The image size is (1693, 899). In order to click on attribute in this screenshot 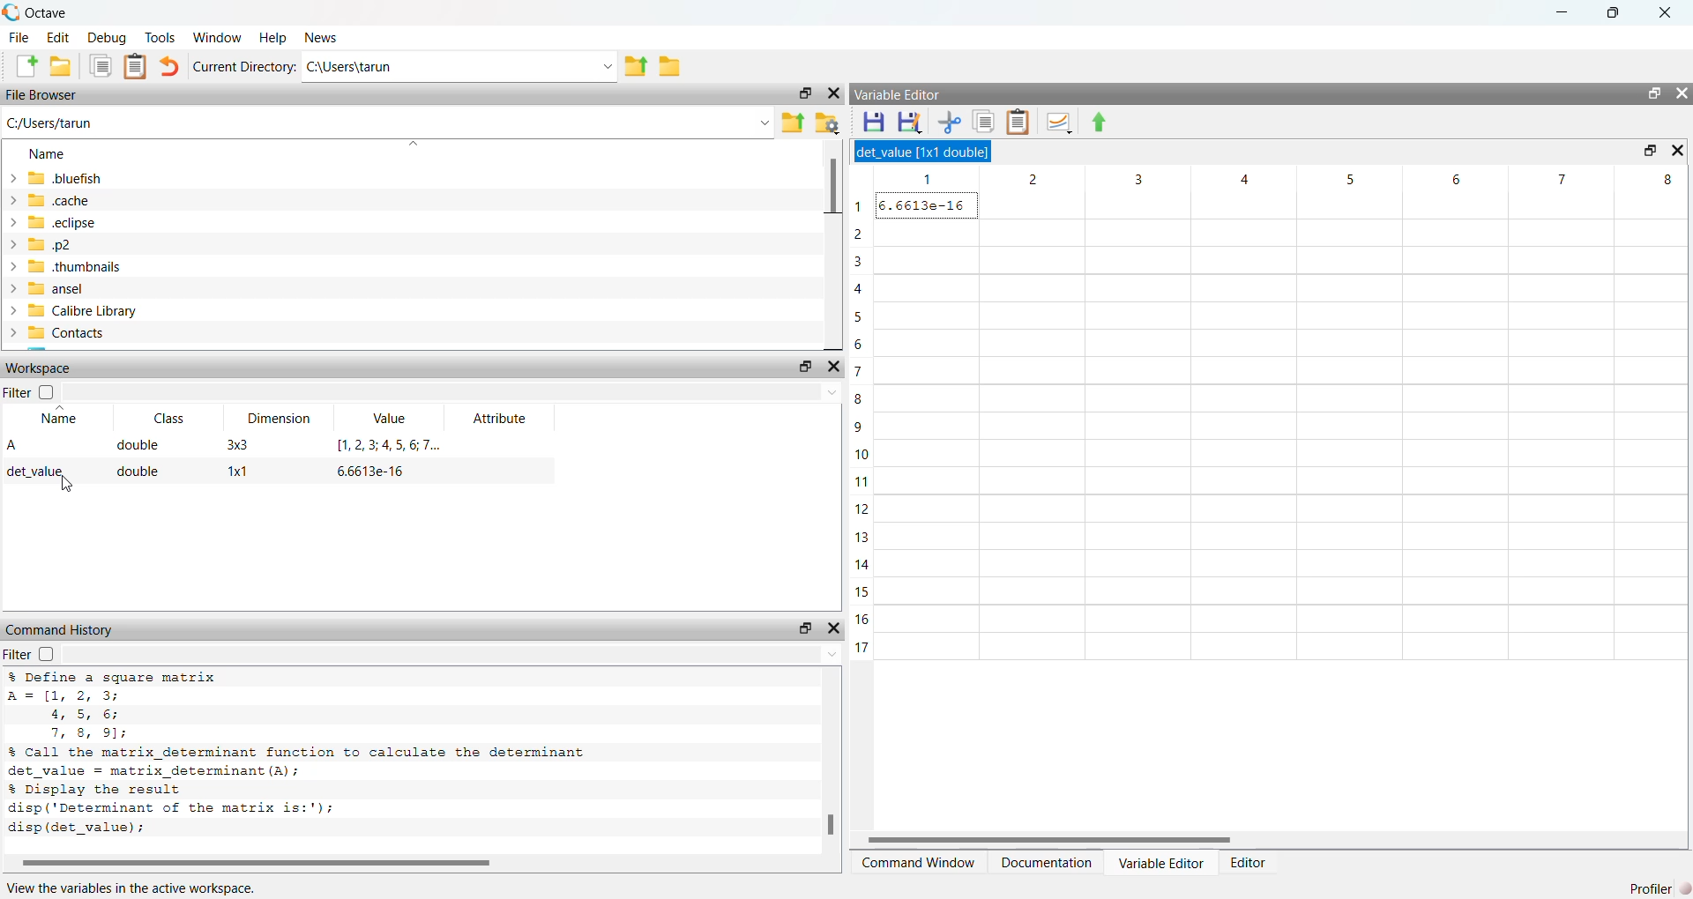, I will do `click(499, 418)`.